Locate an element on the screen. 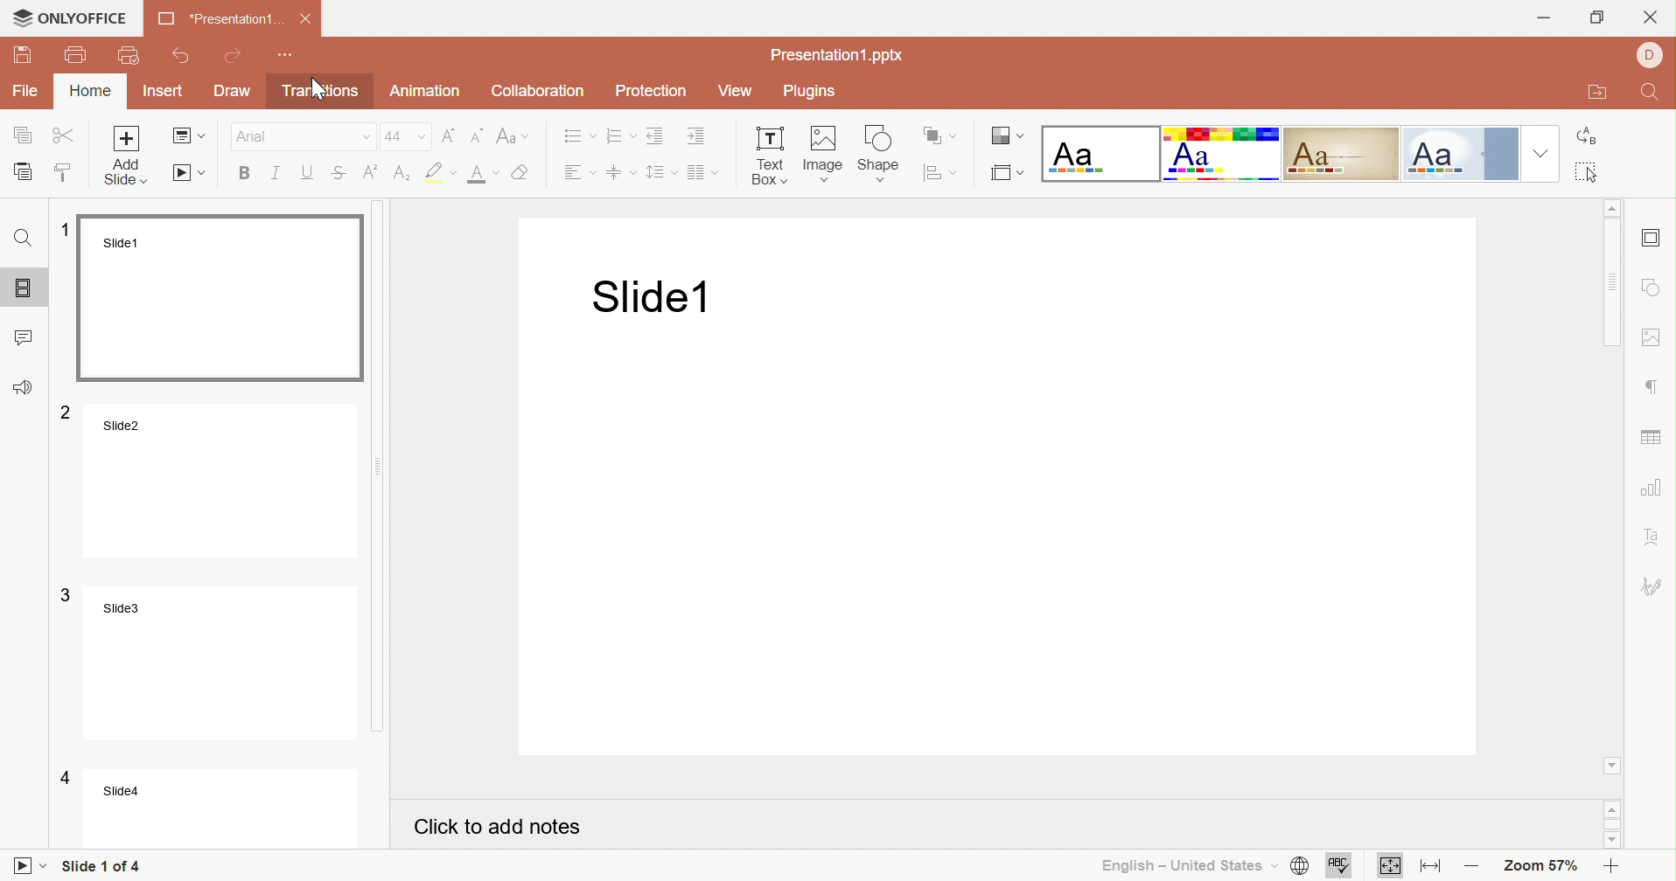 Image resolution: width=1676 pixels, height=881 pixels. Insert shape is located at coordinates (1653, 288).